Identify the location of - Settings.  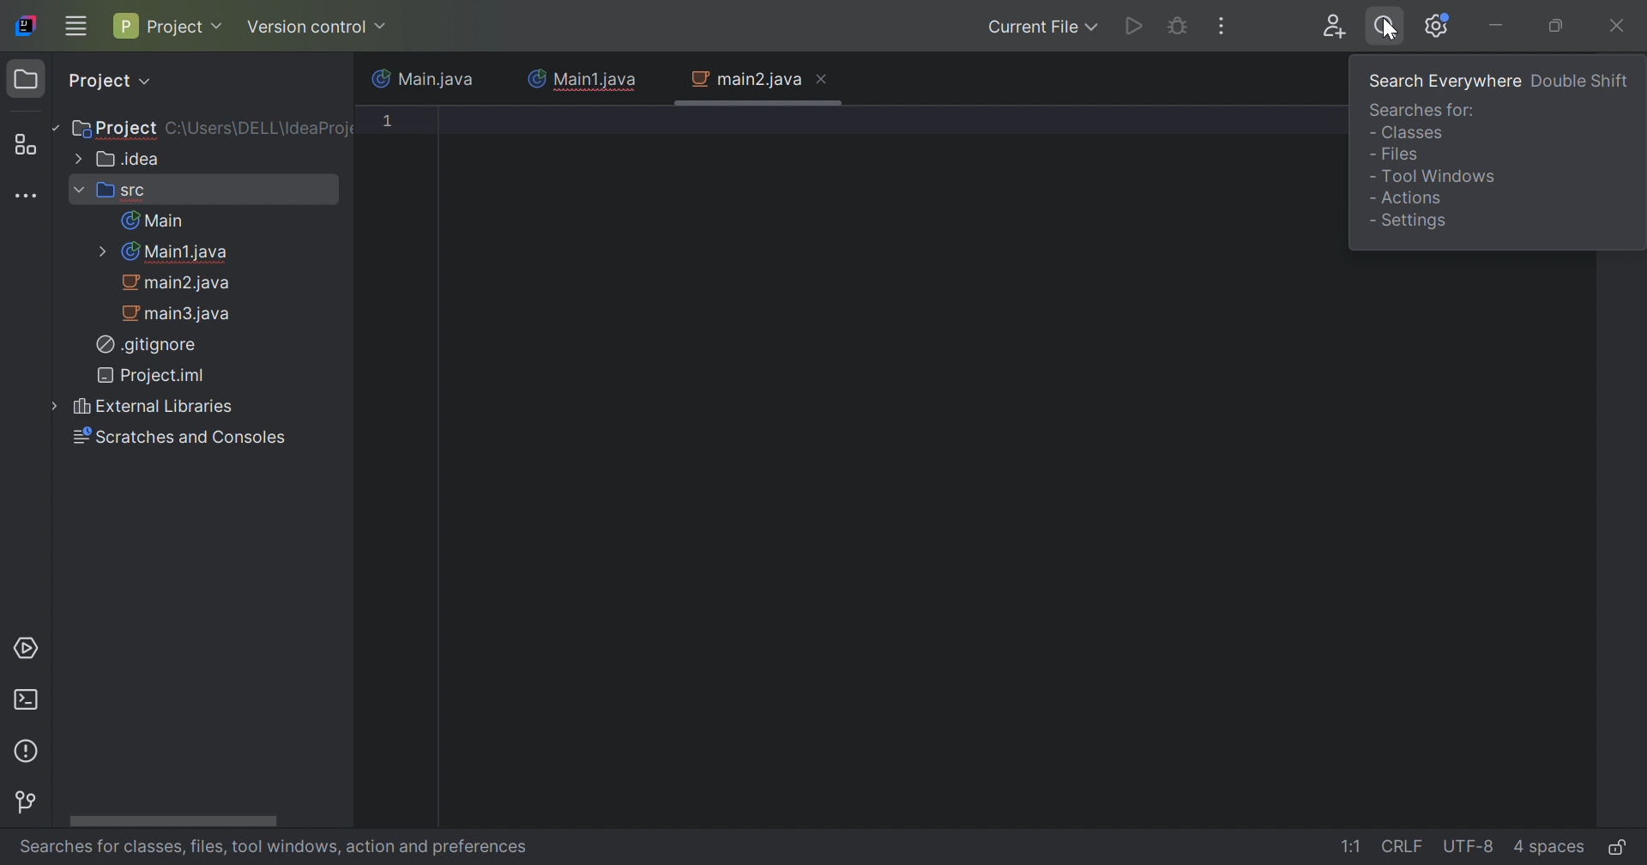
(1409, 223).